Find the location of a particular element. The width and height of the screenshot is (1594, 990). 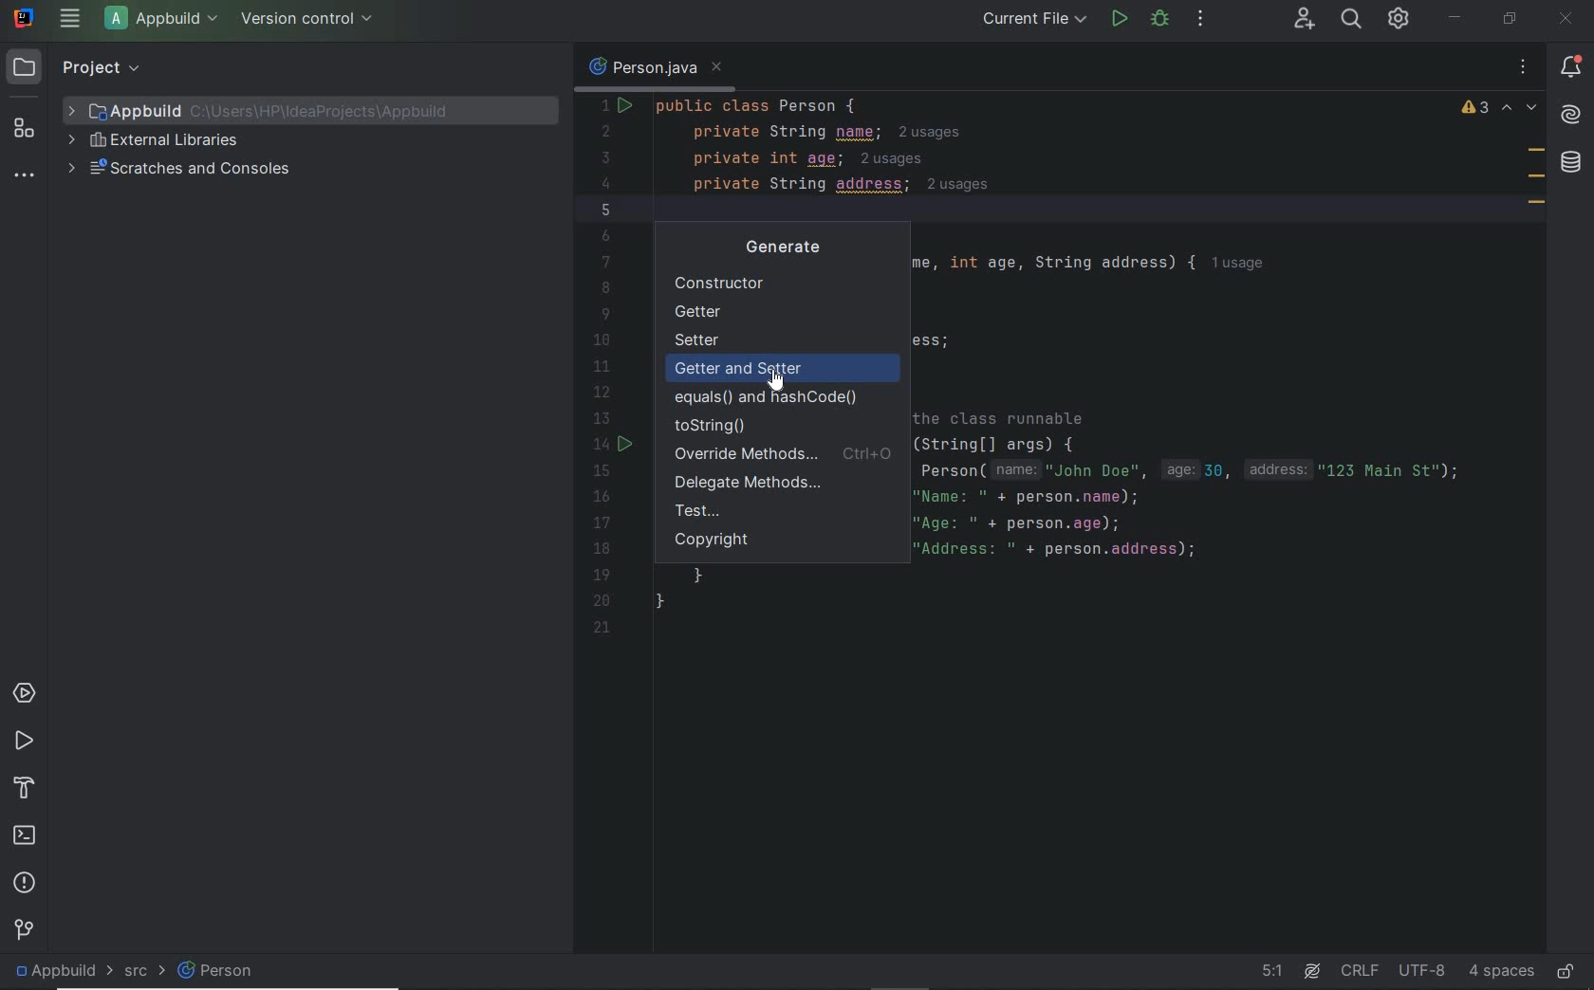

version control is located at coordinates (25, 928).